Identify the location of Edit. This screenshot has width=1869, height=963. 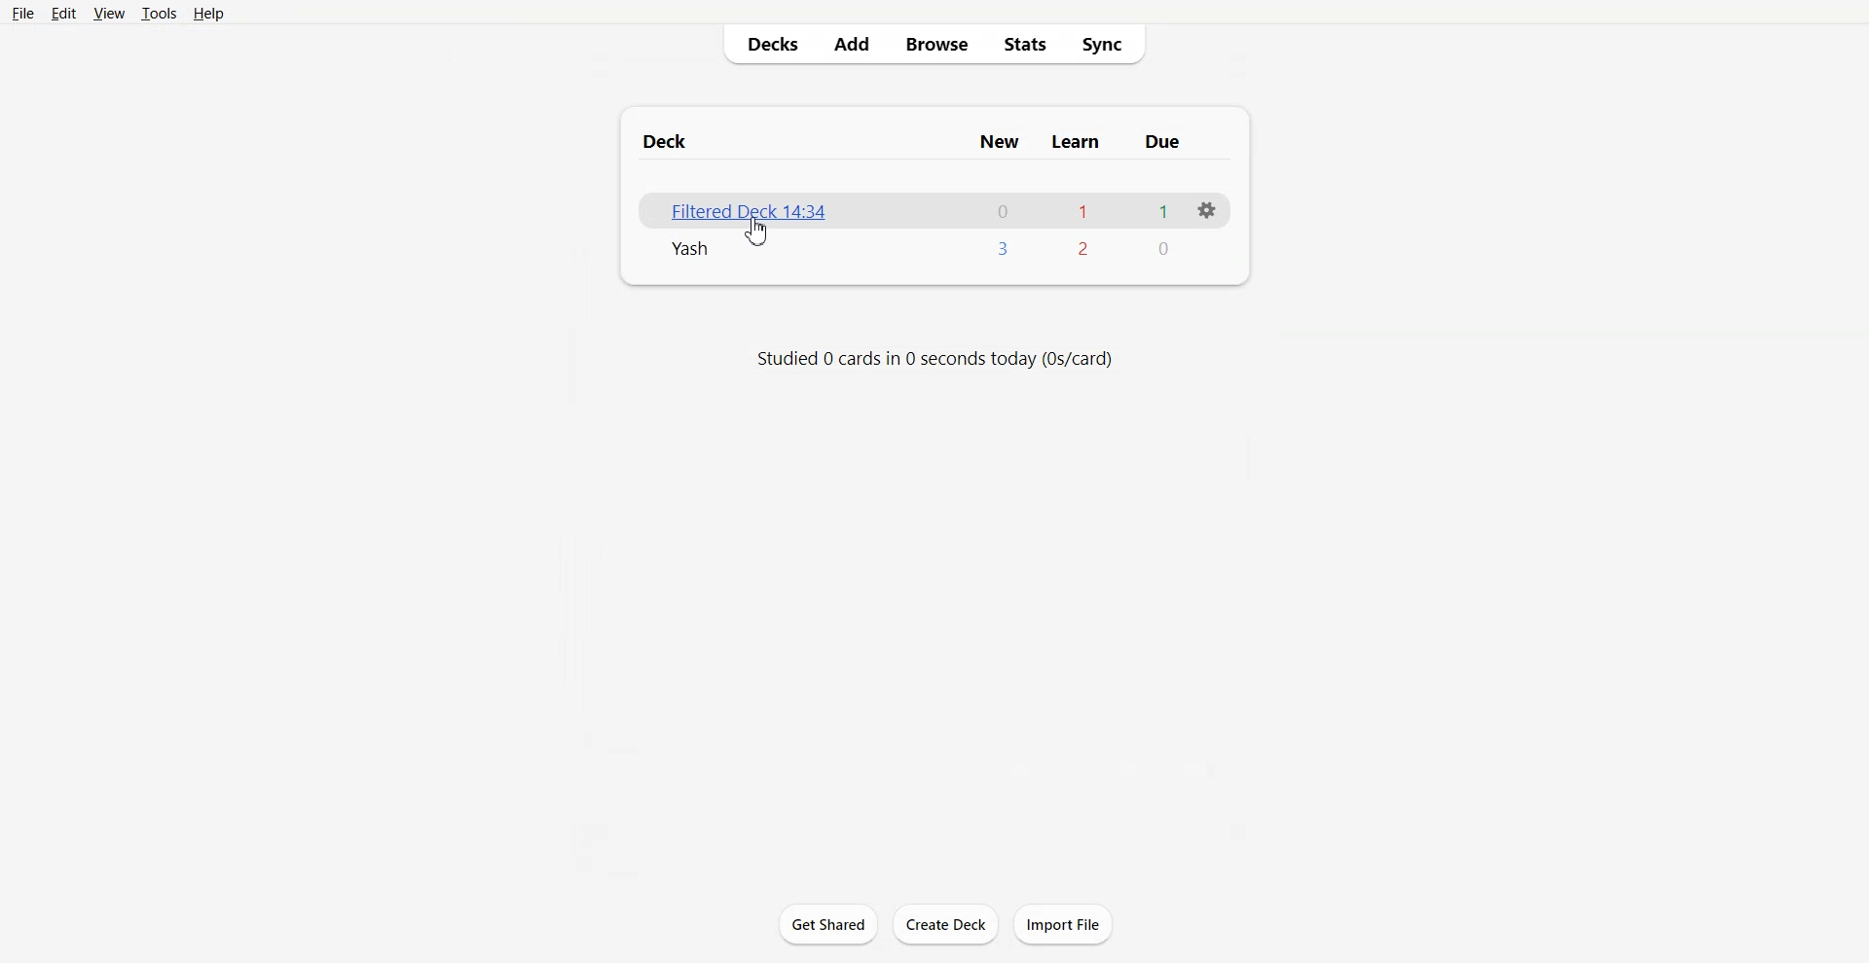
(63, 13).